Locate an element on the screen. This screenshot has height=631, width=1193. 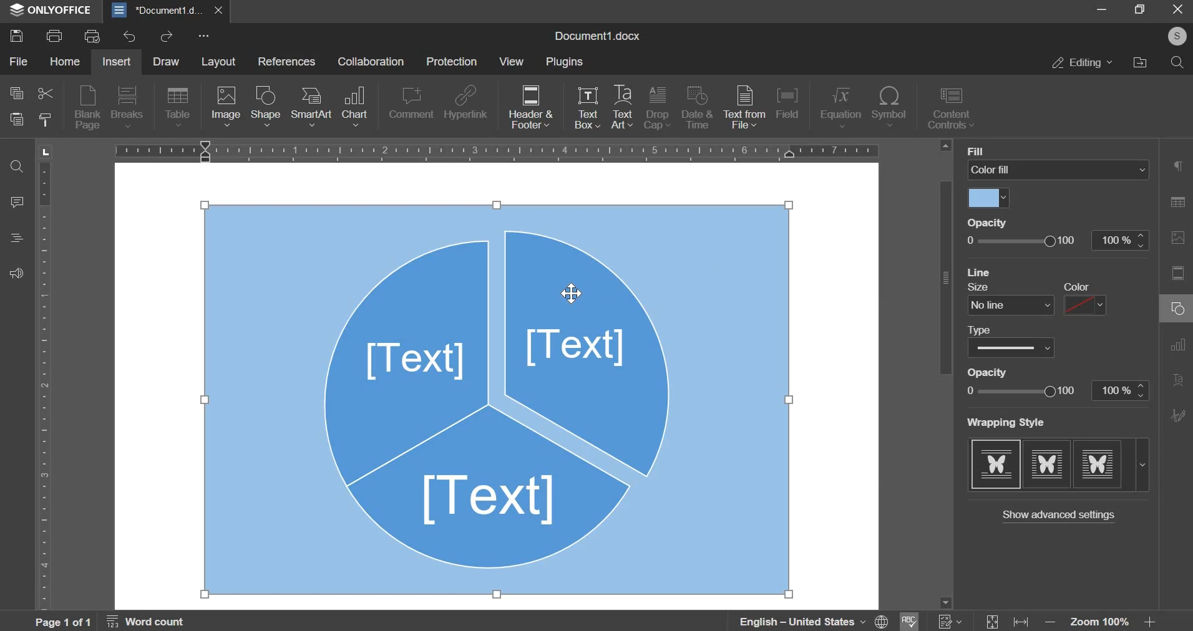
symbol is located at coordinates (890, 107).